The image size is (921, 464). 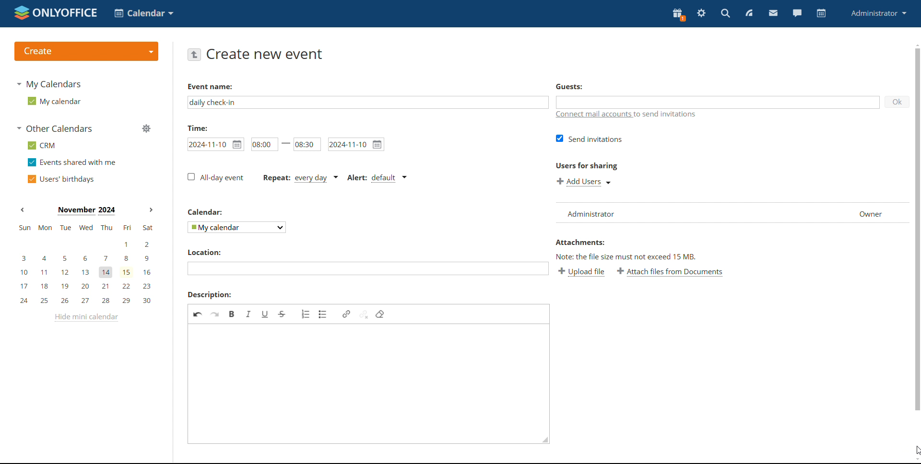 What do you see at coordinates (85, 210) in the screenshot?
I see `current month` at bounding box center [85, 210].